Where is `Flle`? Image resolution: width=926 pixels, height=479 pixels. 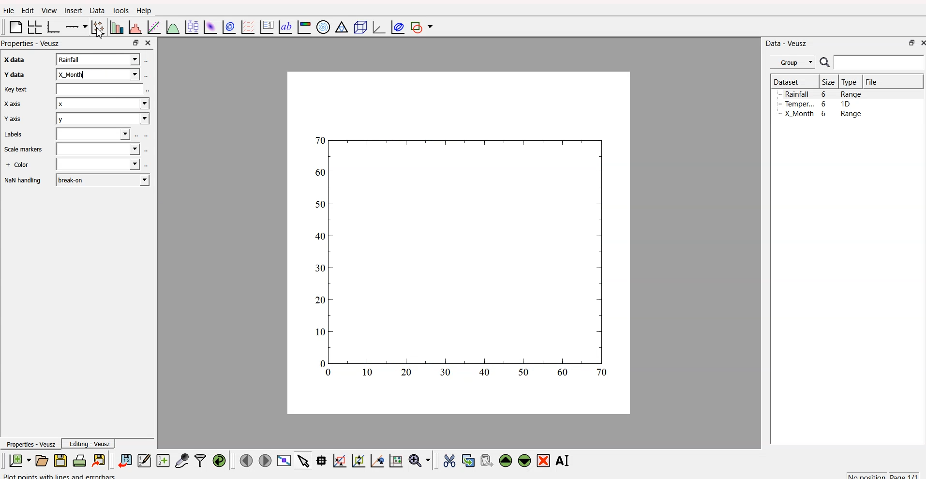 Flle is located at coordinates (9, 12).